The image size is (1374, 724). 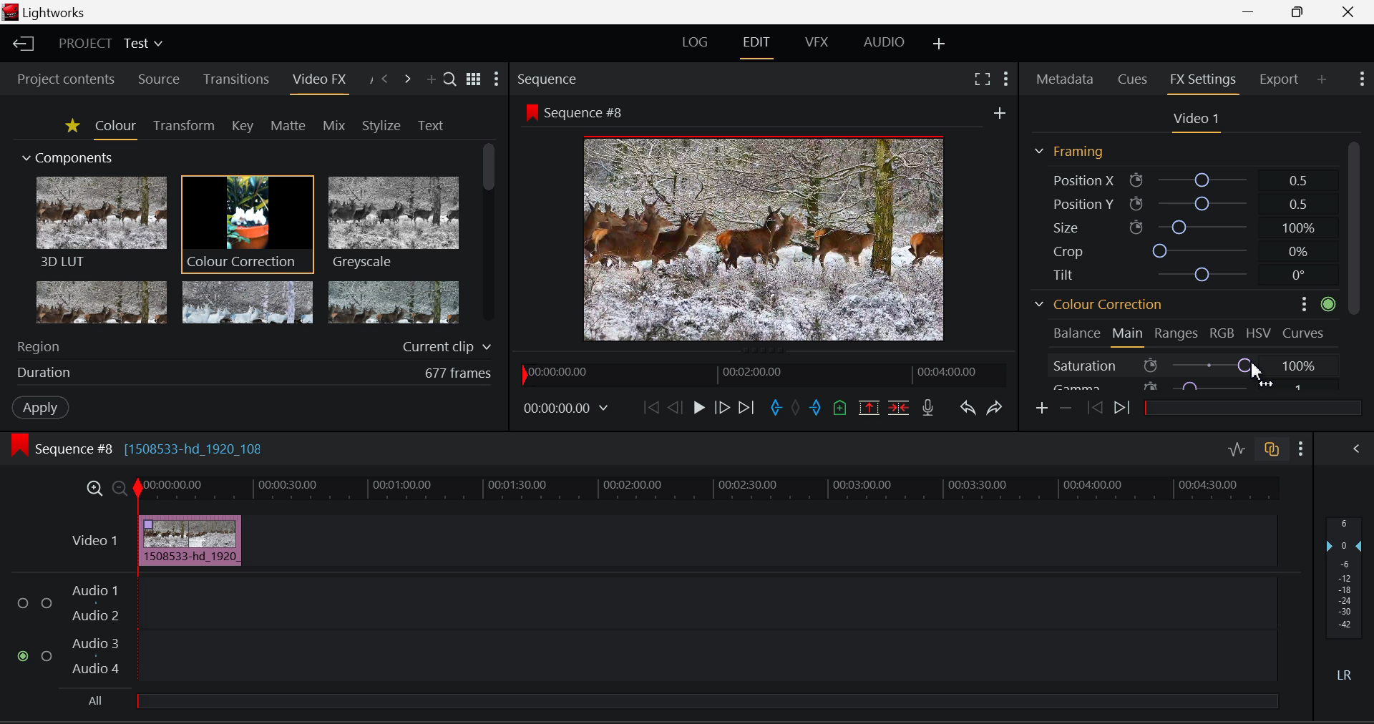 I want to click on Next keyframe, so click(x=1122, y=409).